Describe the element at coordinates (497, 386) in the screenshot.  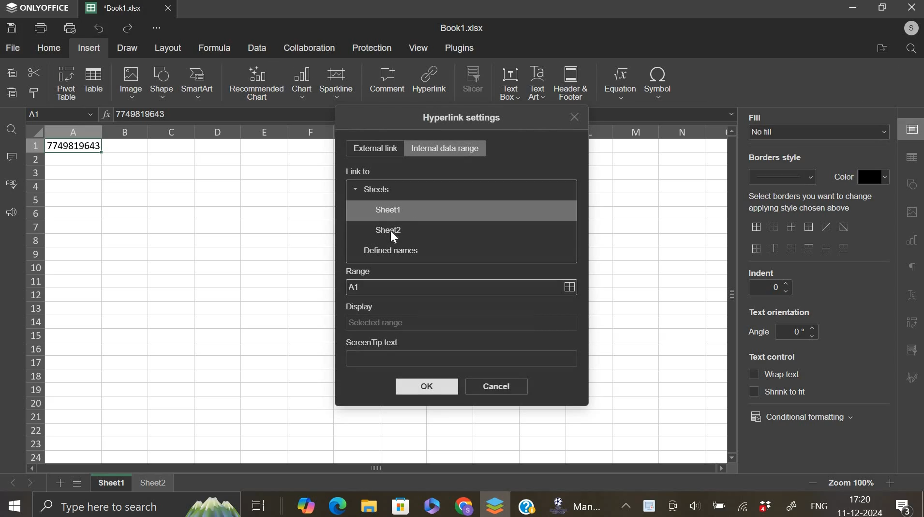
I see `cancel` at that location.